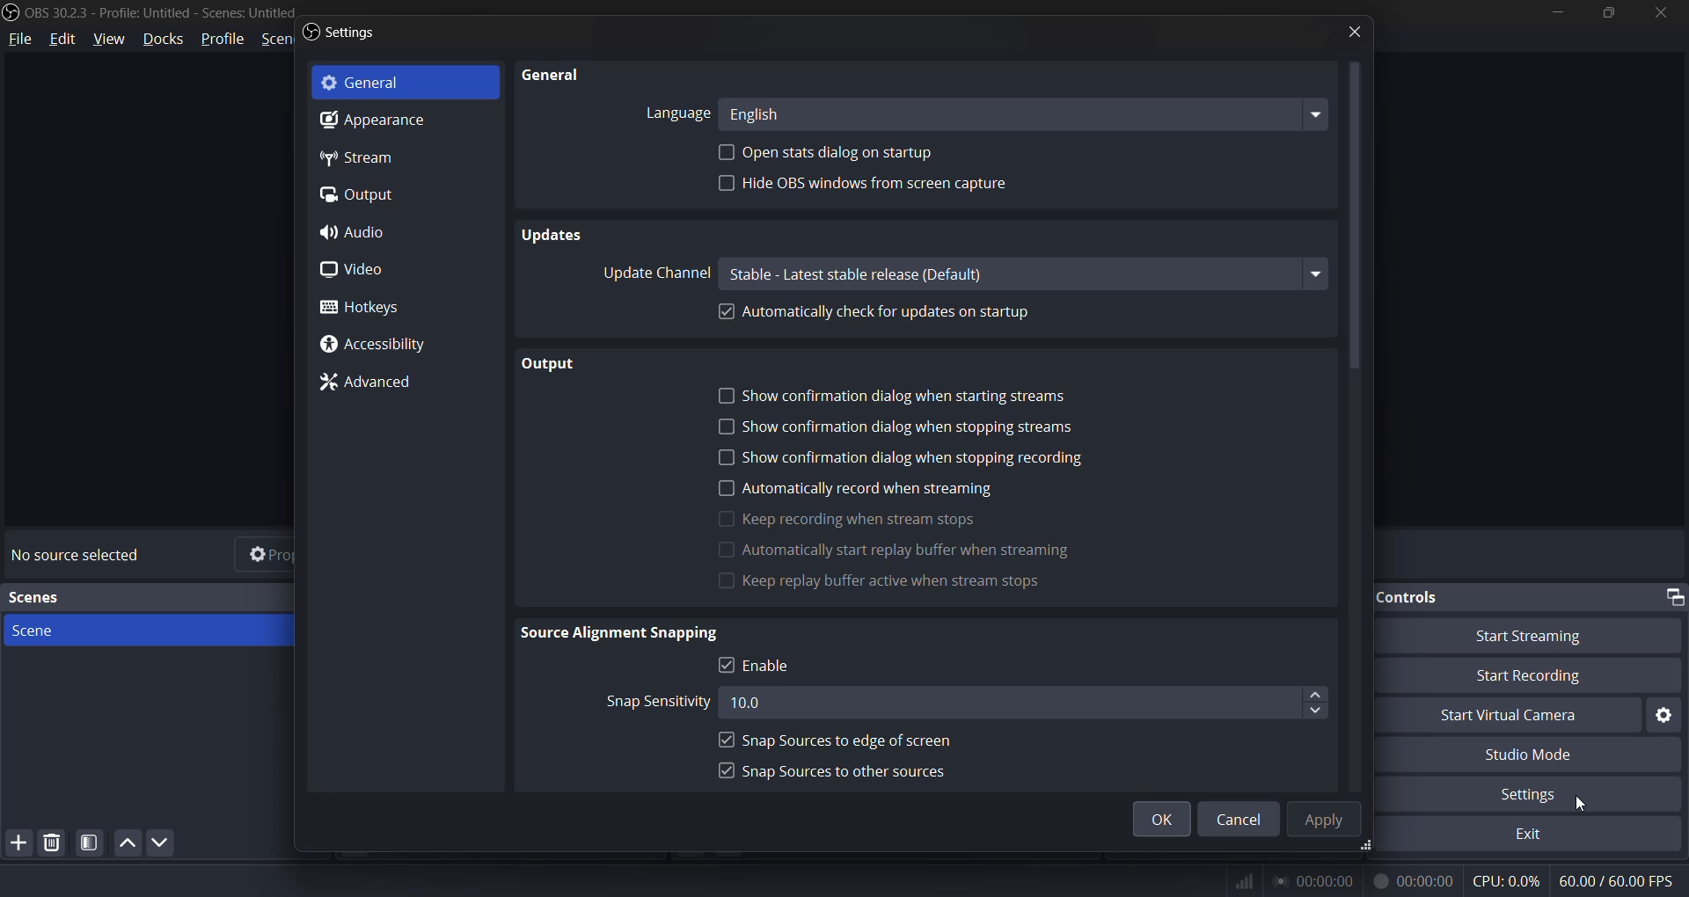 This screenshot has height=897, width=1689. I want to click on show confirmation dialog when starting stream, so click(947, 398).